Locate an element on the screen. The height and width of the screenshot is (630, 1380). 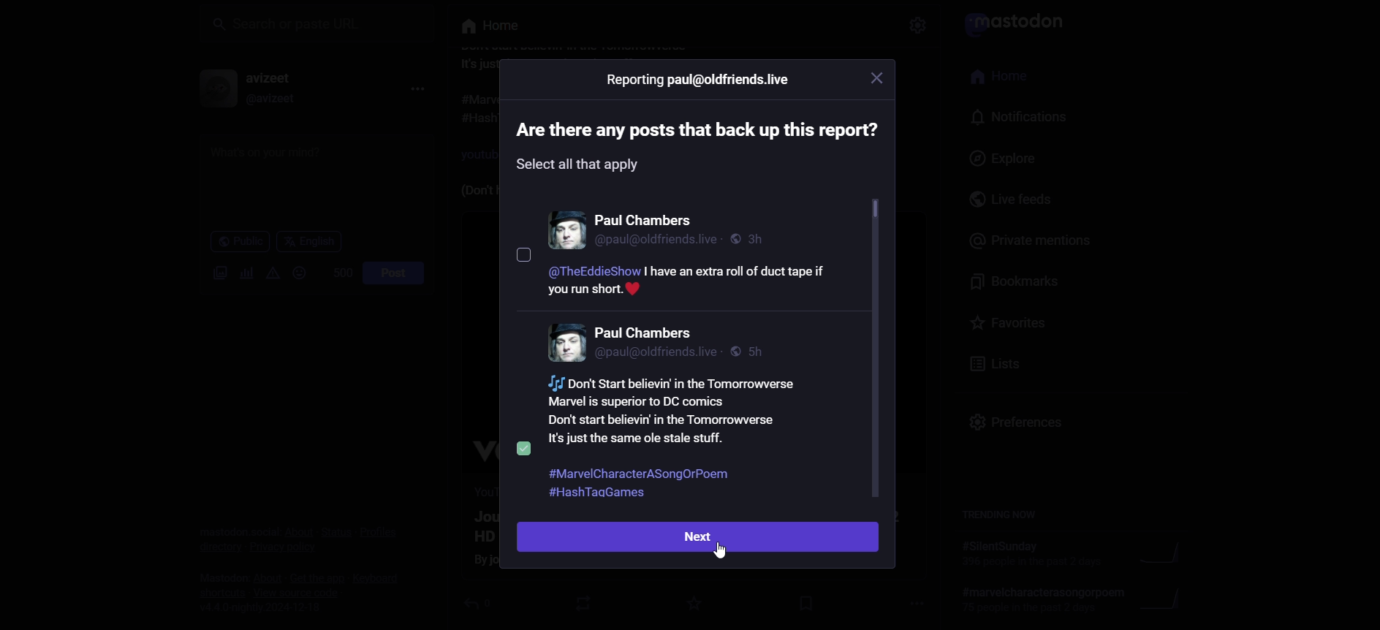
 is located at coordinates (754, 352).